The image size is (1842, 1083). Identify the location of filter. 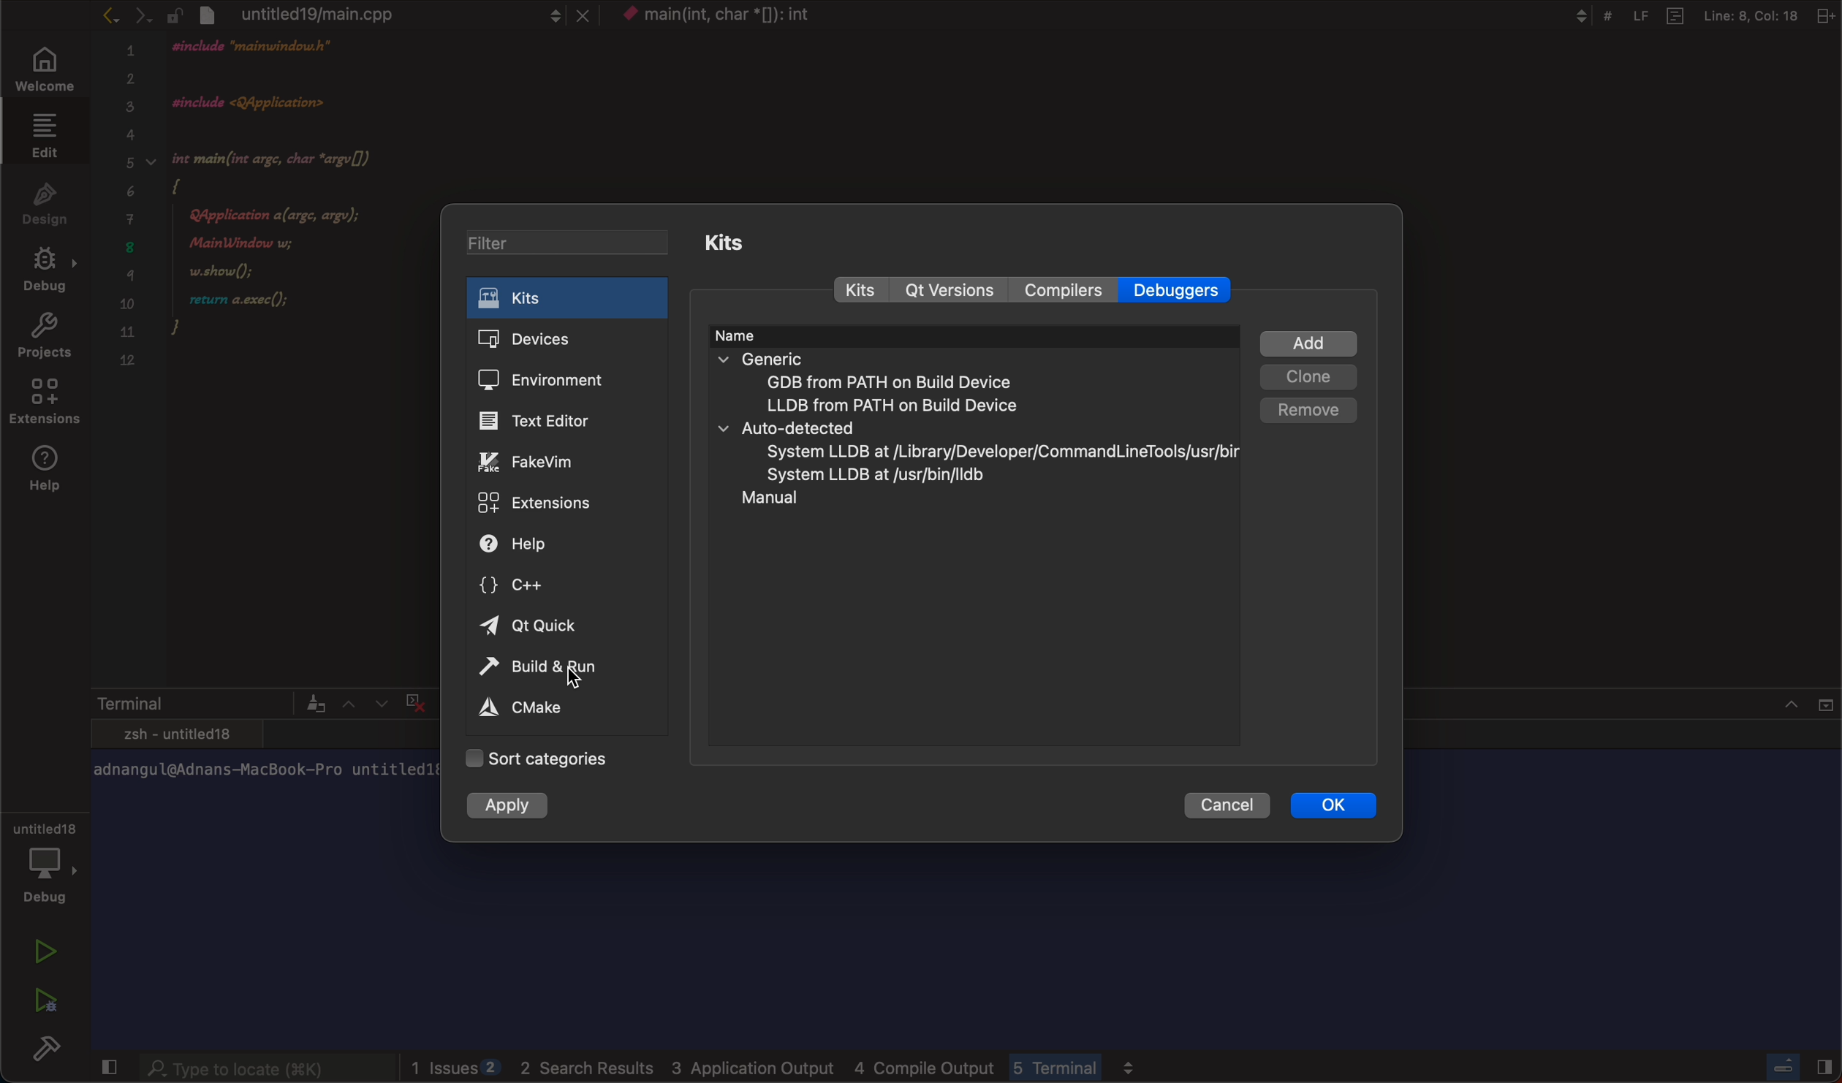
(569, 246).